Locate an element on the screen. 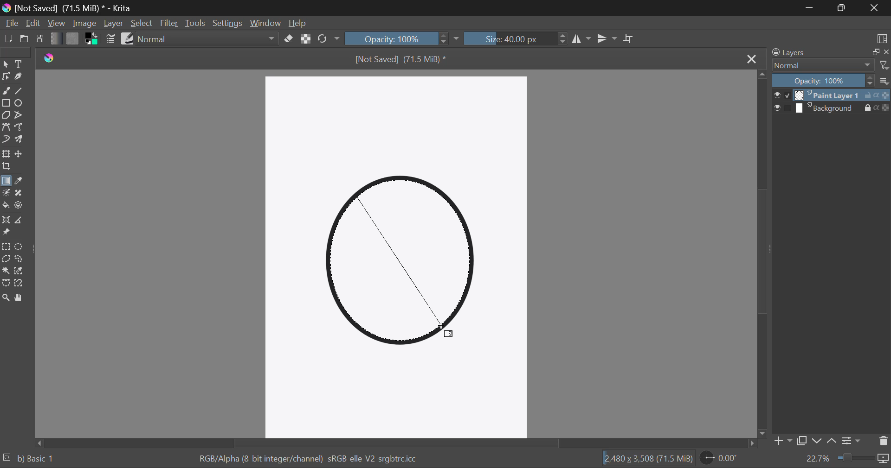  Choose Workspace is located at coordinates (882, 38).